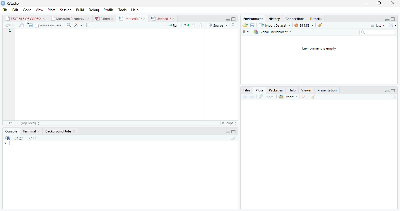 This screenshot has width=400, height=211. I want to click on Maximize, so click(393, 90).